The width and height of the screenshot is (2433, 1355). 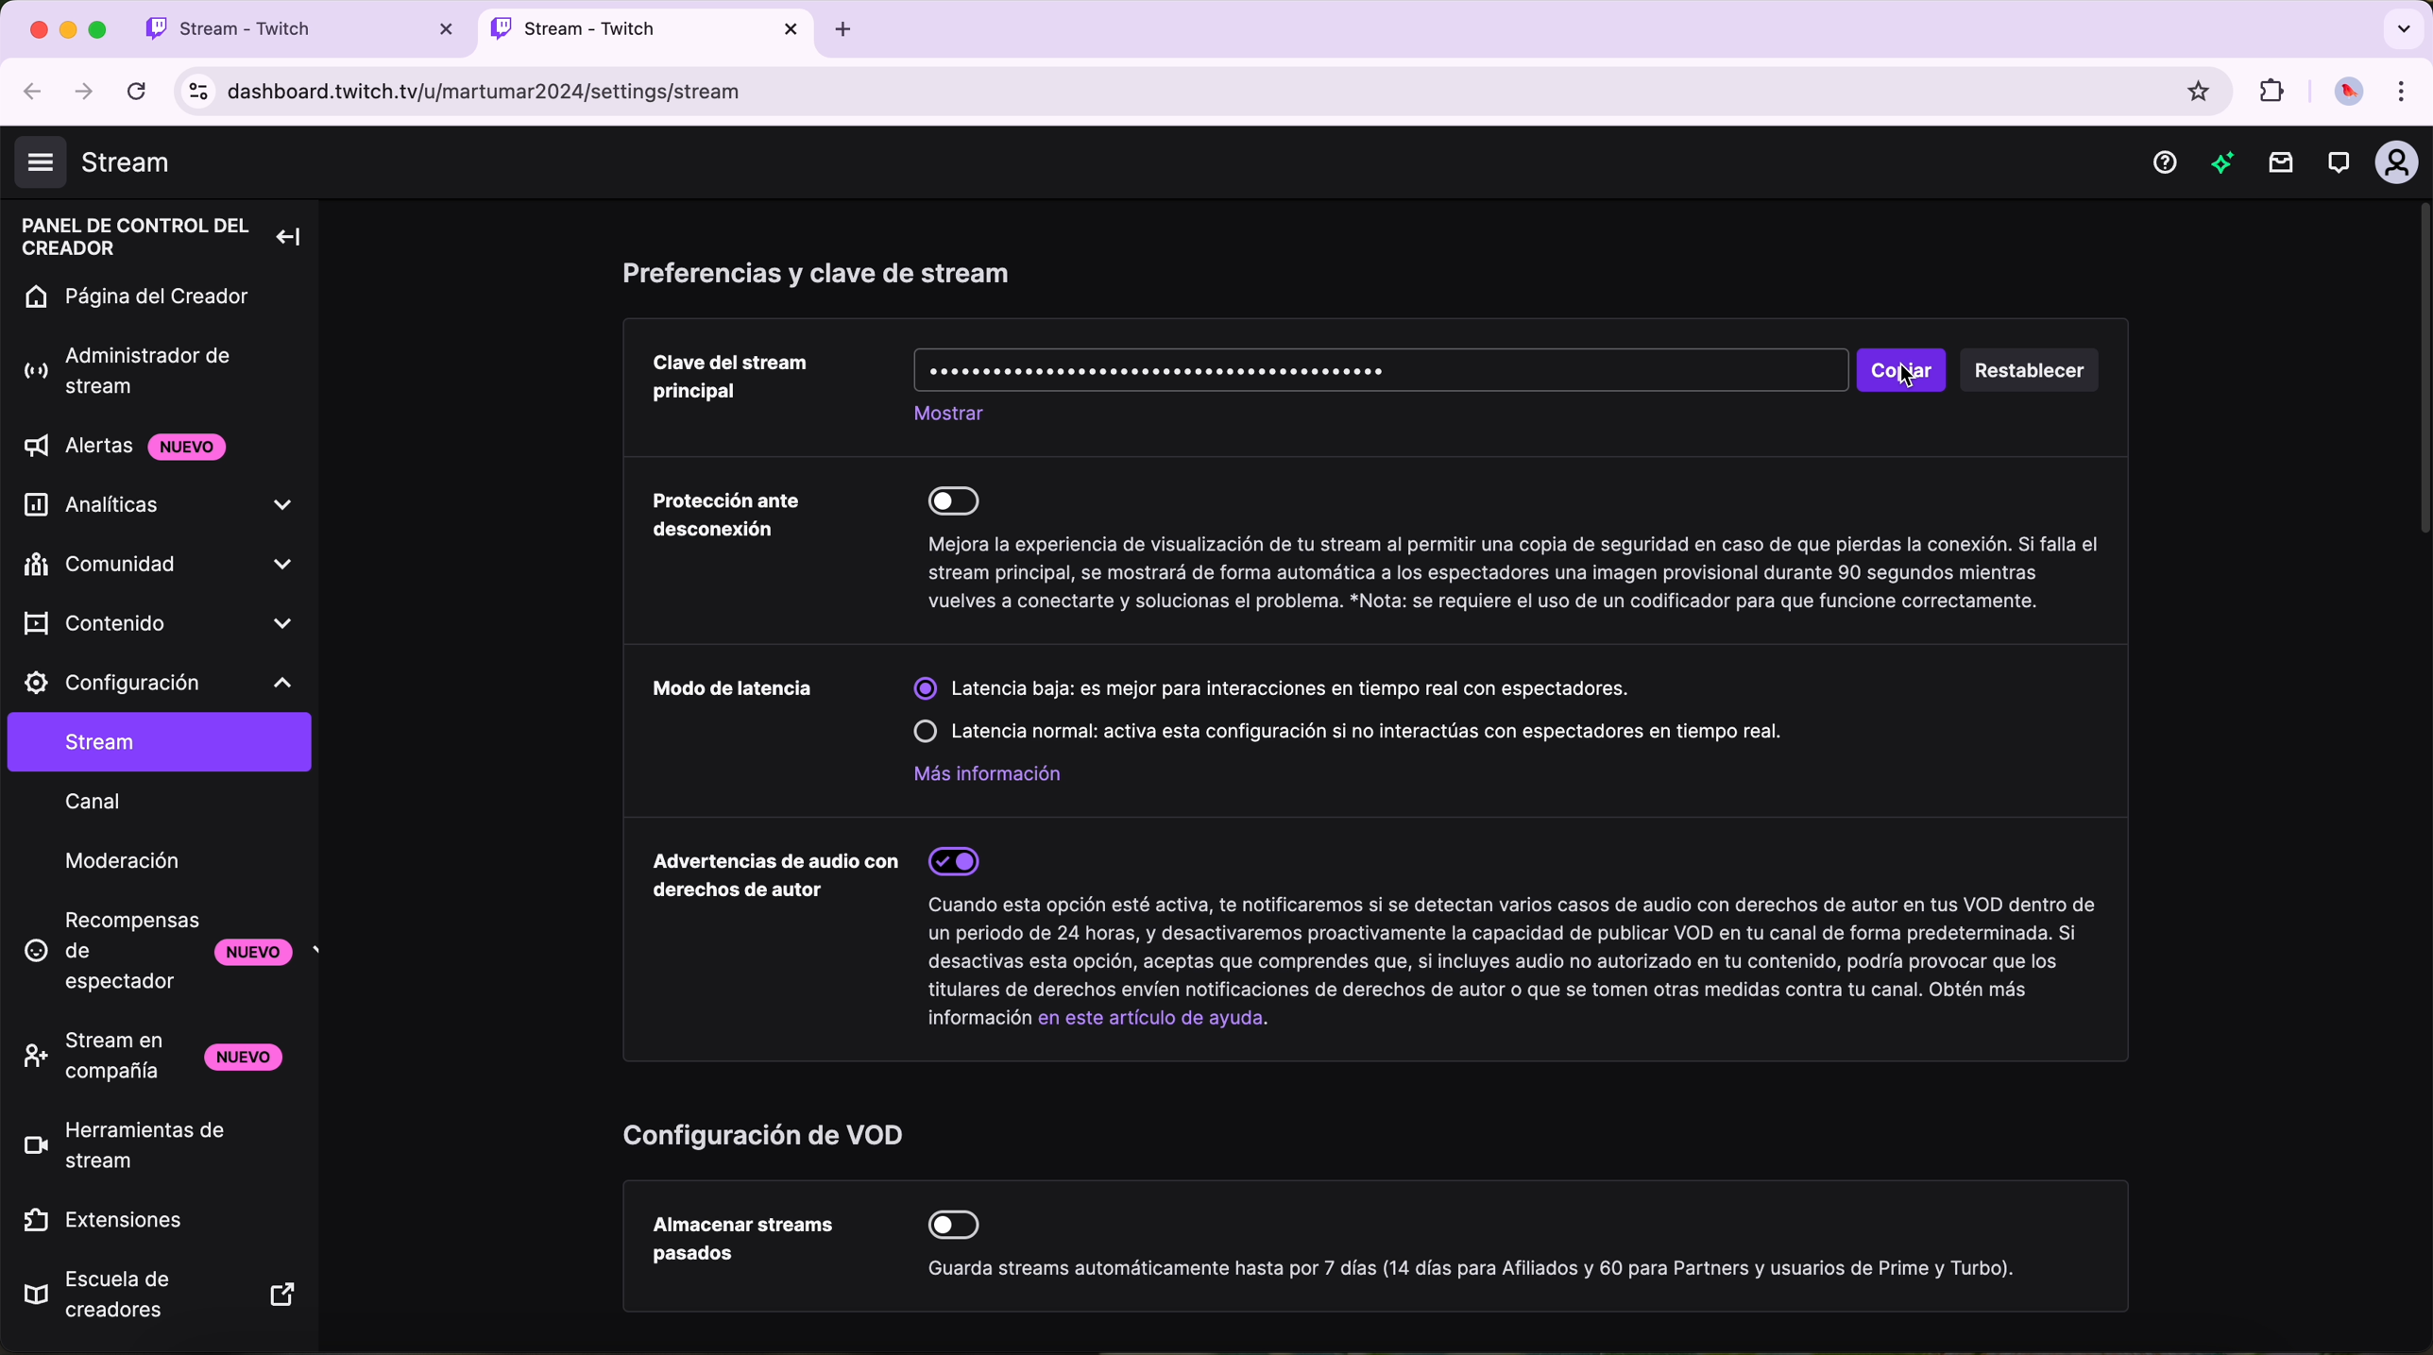 I want to click on refresh the page, so click(x=130, y=92).